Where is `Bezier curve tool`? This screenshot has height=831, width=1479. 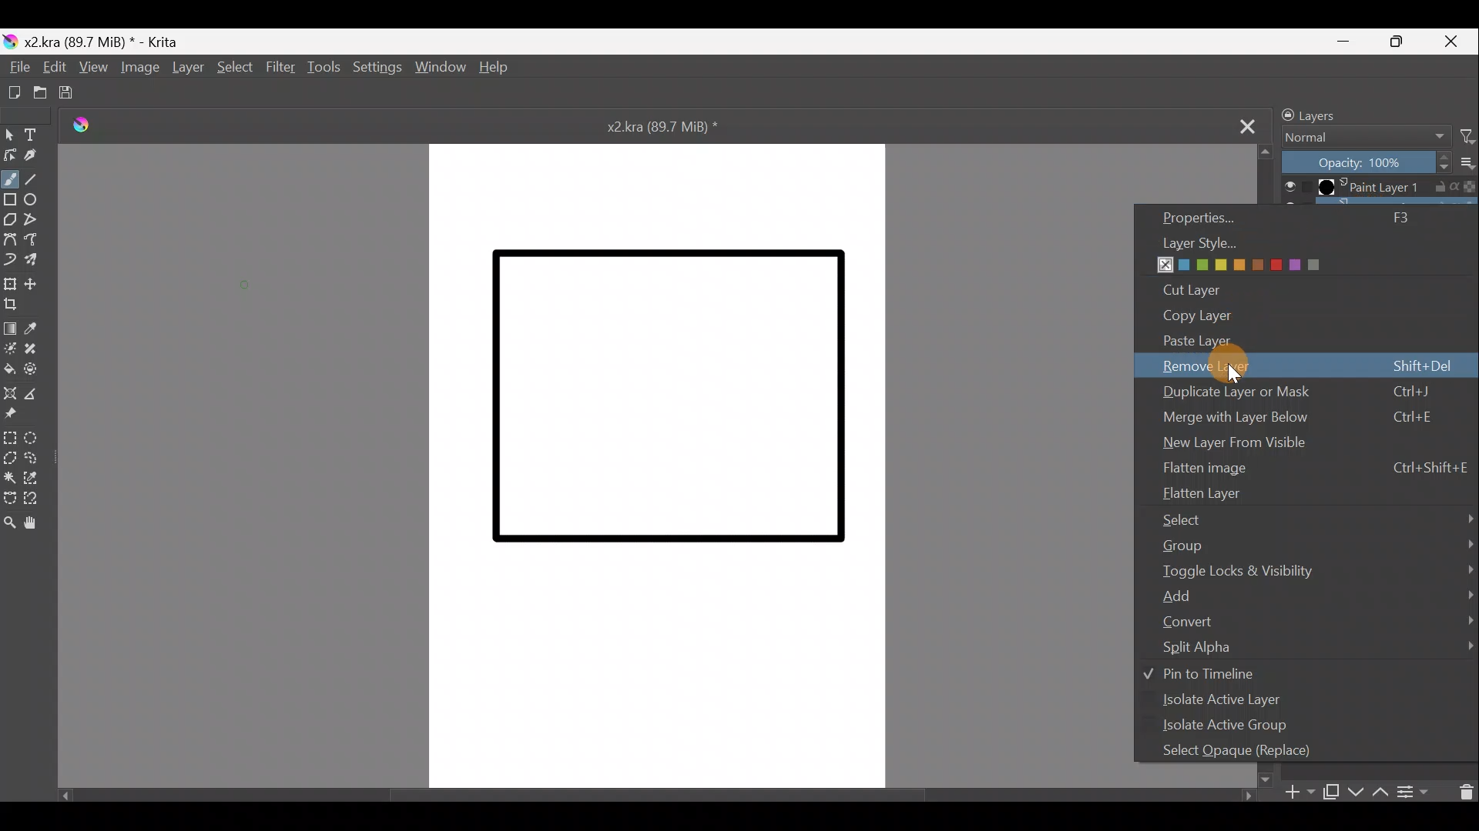 Bezier curve tool is located at coordinates (10, 240).